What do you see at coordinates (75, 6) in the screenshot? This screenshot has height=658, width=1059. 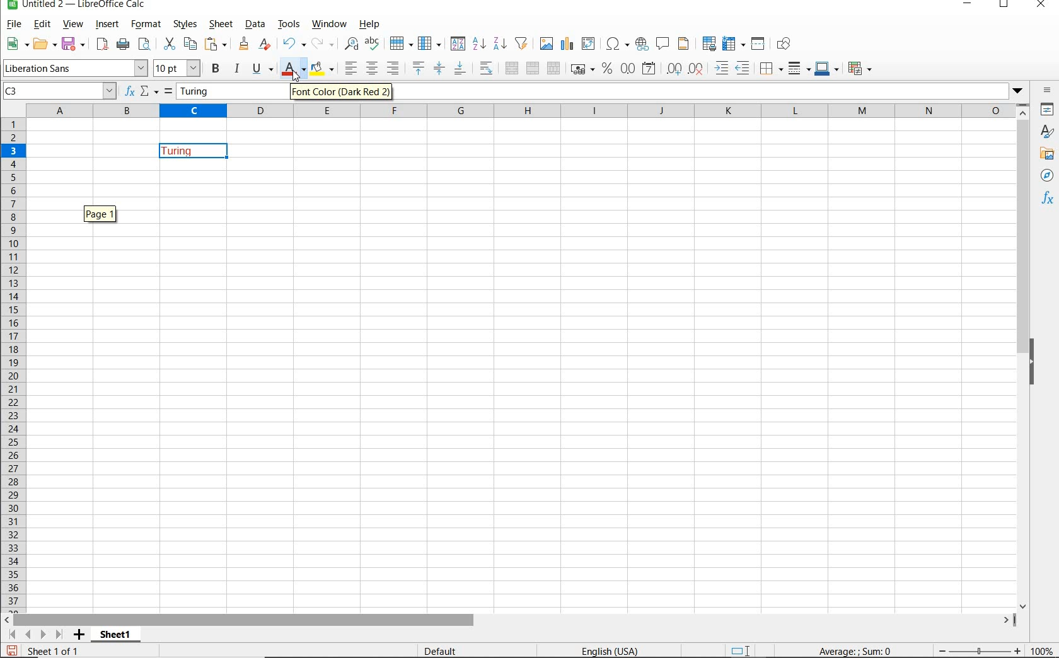 I see `FILE NAME` at bounding box center [75, 6].